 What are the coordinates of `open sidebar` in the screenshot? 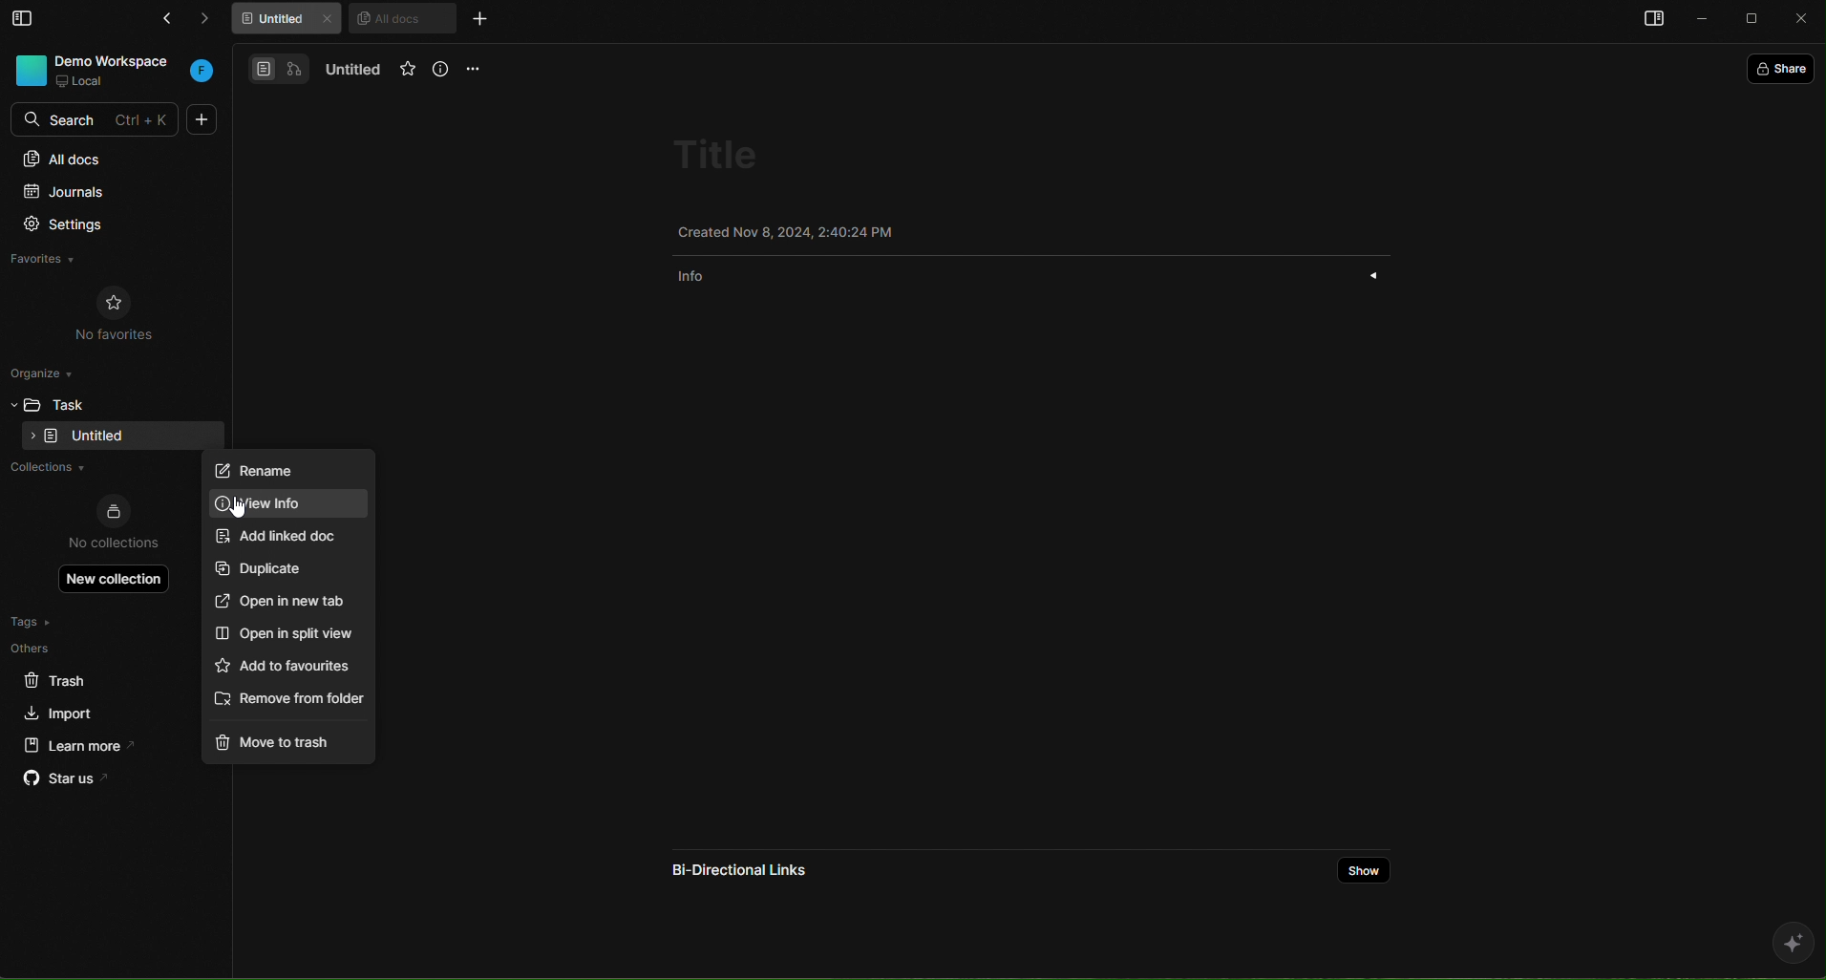 It's located at (1650, 21).